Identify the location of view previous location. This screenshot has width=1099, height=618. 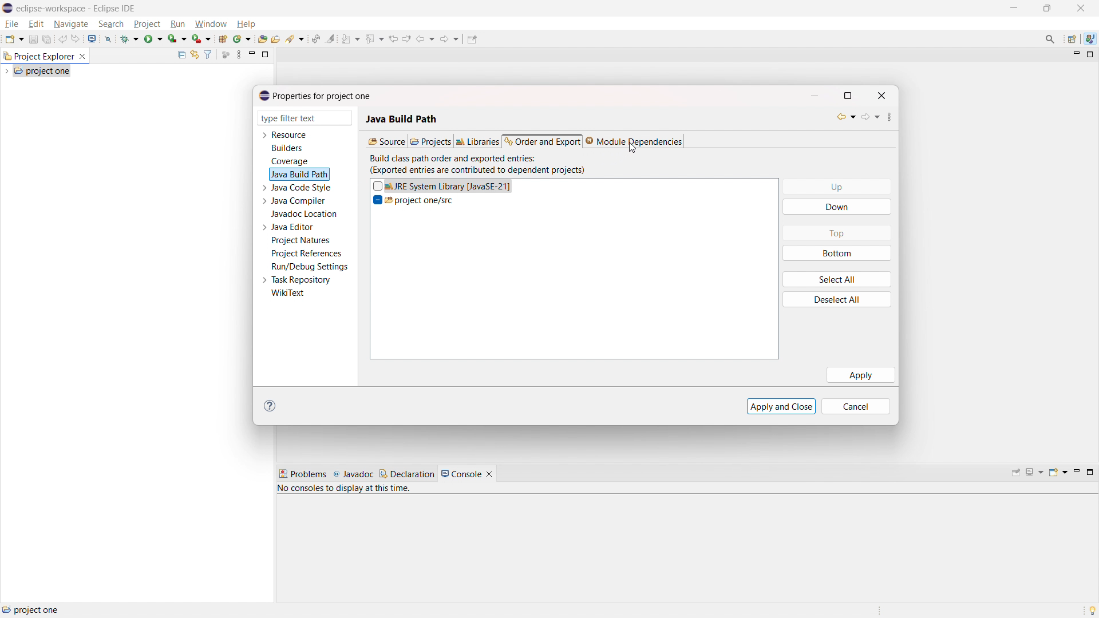
(393, 38).